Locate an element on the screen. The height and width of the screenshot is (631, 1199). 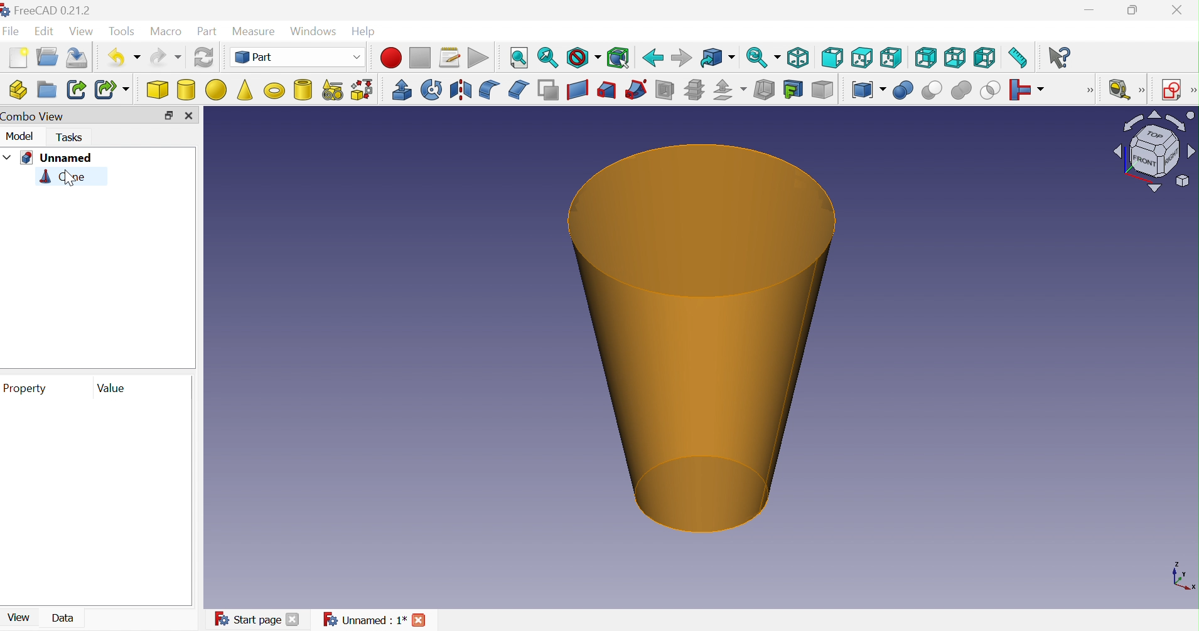
Unnamed is located at coordinates (57, 158).